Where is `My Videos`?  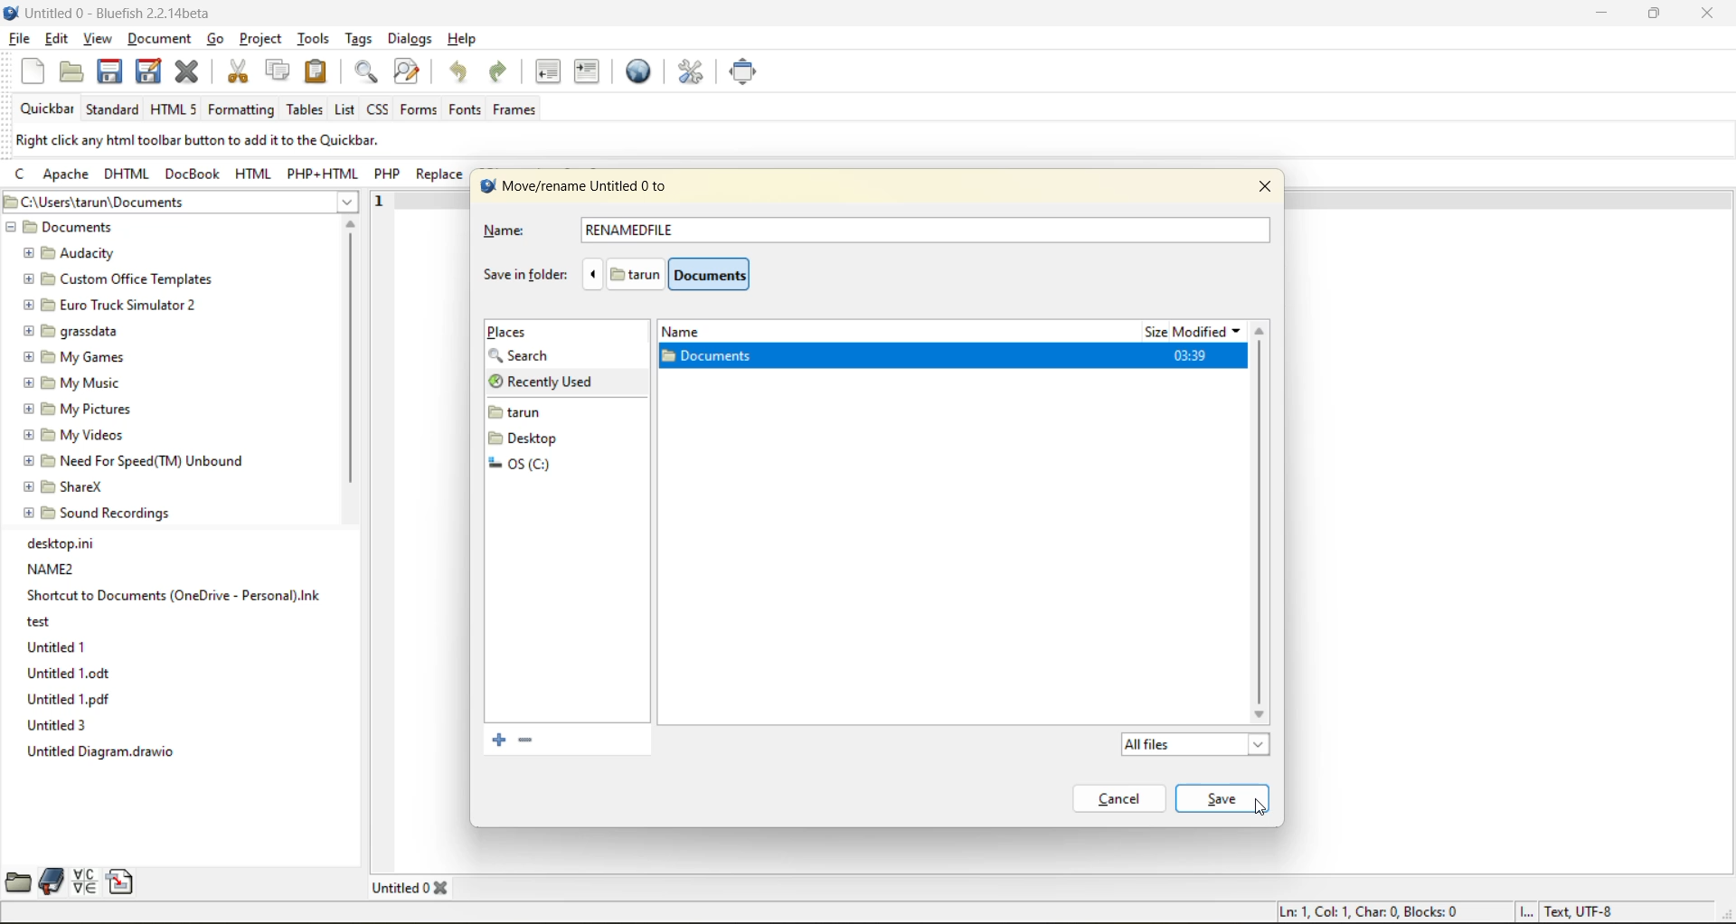
My Videos is located at coordinates (78, 437).